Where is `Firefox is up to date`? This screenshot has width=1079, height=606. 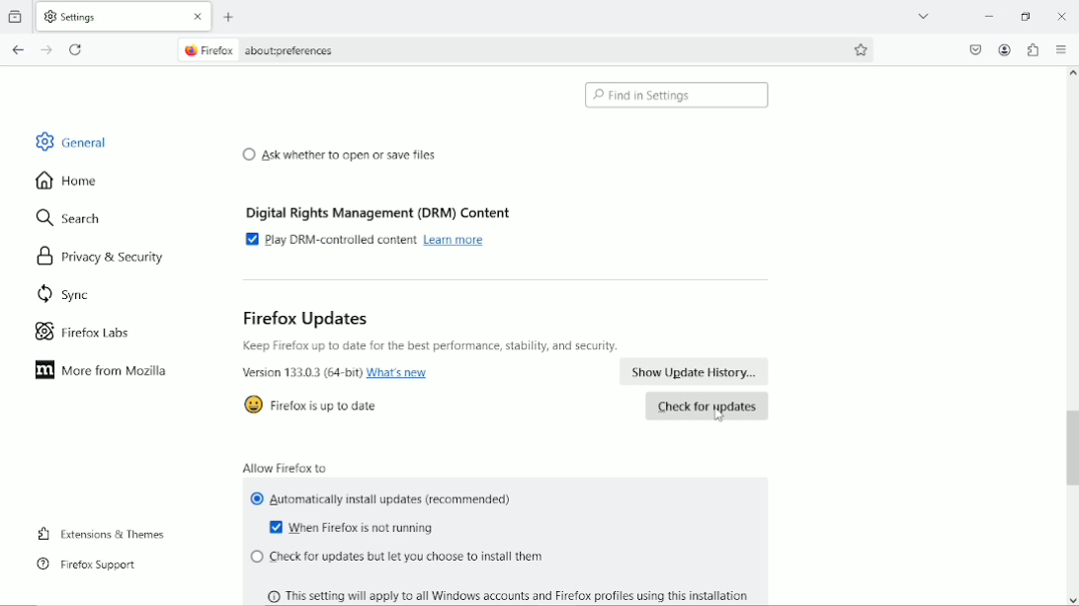
Firefox is up to date is located at coordinates (327, 407).